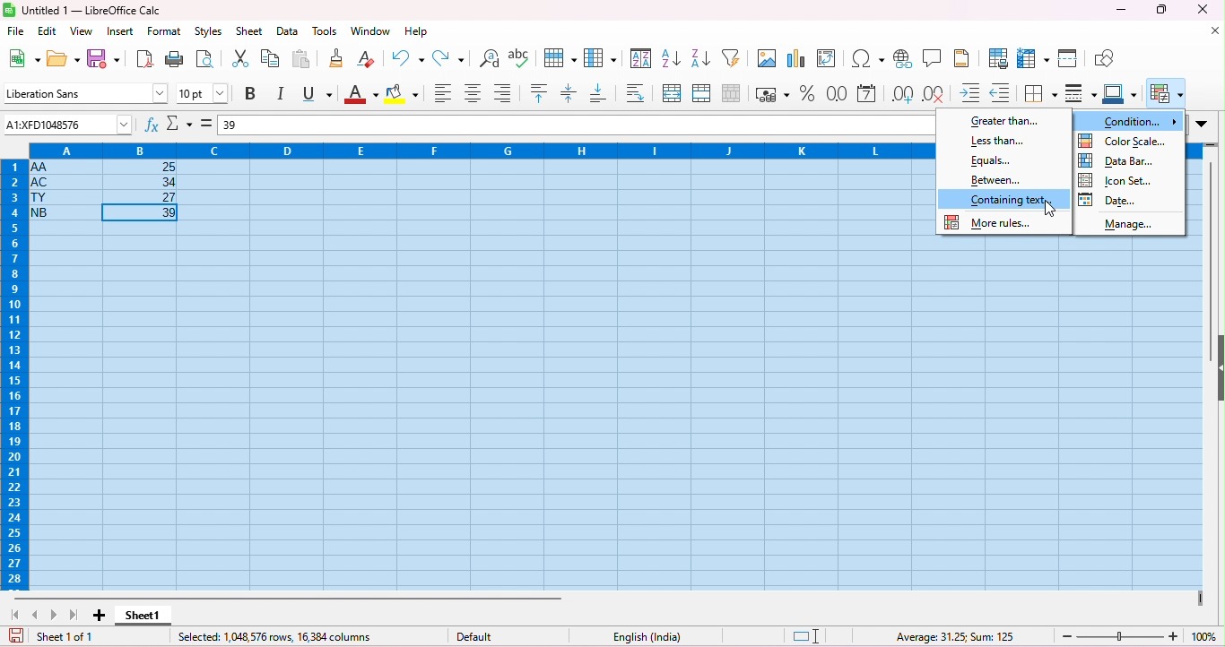 This screenshot has height=647, width=1225. What do you see at coordinates (734, 57) in the screenshot?
I see `filter` at bounding box center [734, 57].